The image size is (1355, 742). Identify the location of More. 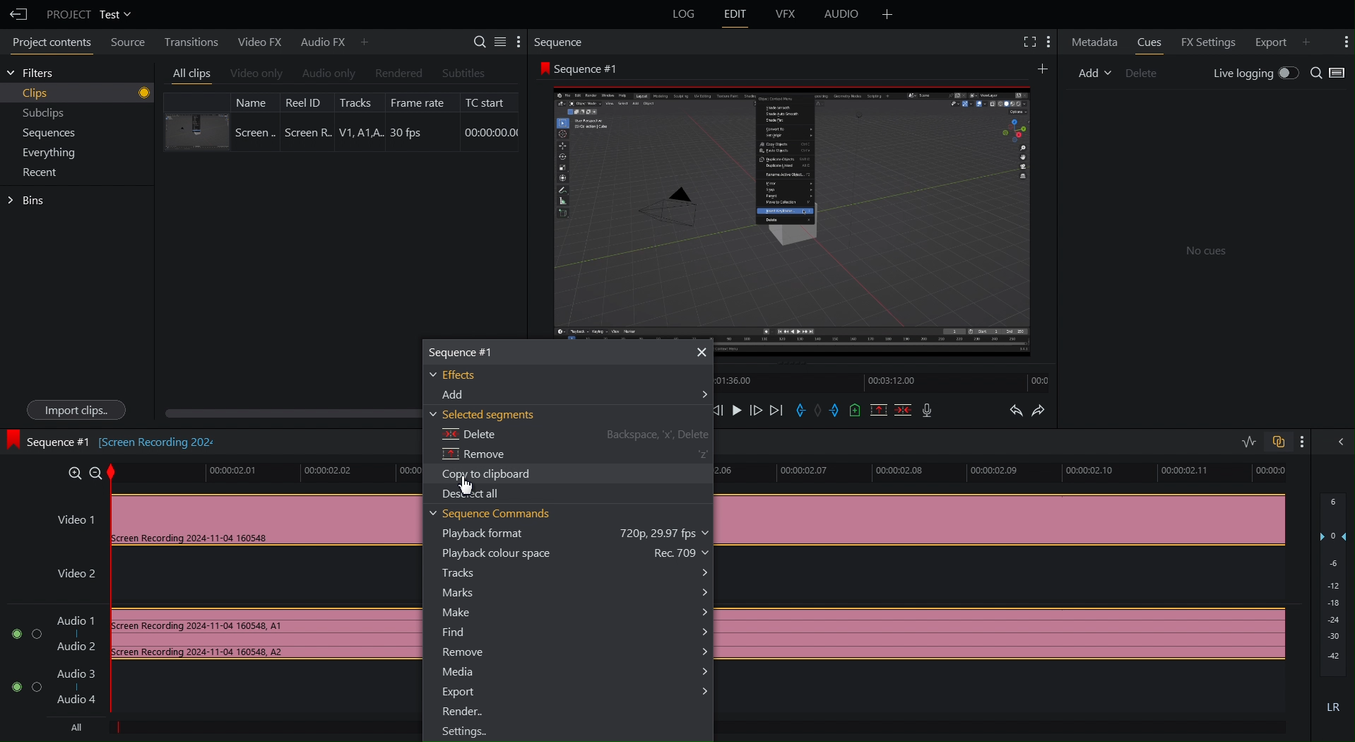
(1308, 441).